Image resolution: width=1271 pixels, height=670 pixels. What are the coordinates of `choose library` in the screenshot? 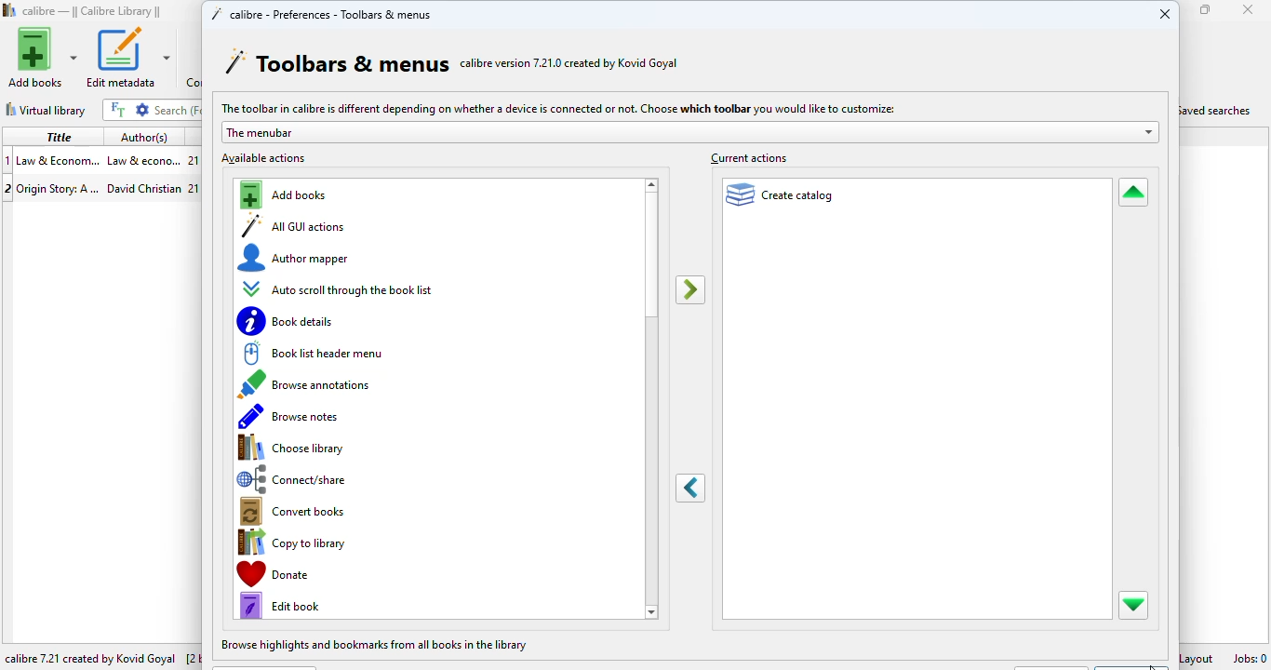 It's located at (293, 448).